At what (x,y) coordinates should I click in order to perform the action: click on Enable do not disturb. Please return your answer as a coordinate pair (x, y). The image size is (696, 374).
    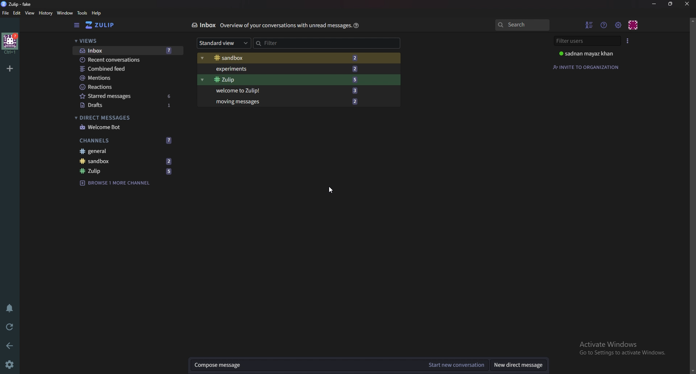
    Looking at the image, I should click on (10, 308).